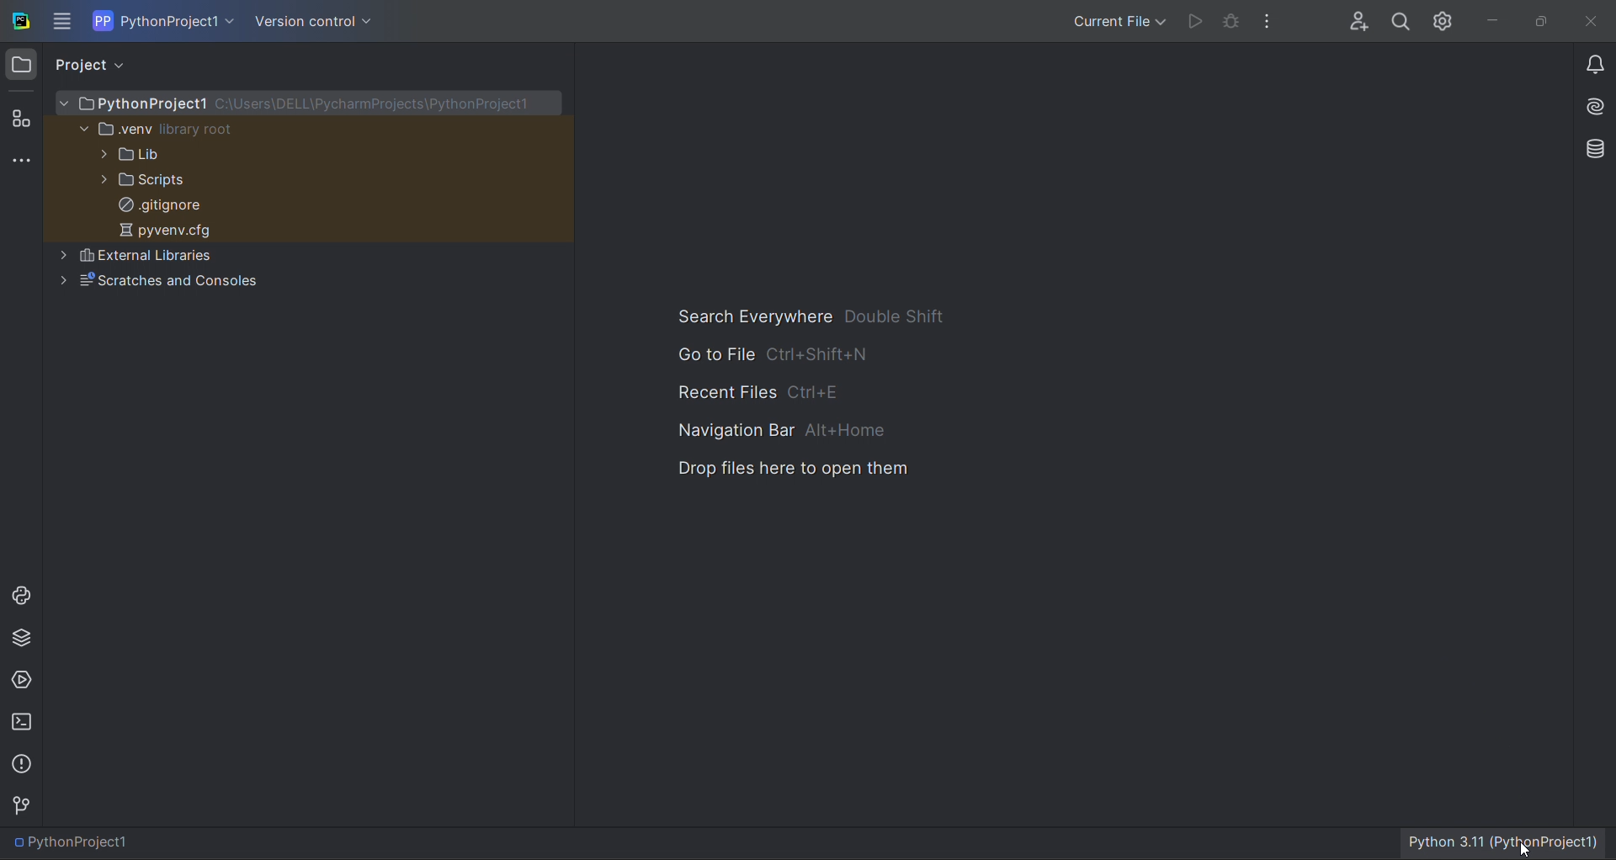 This screenshot has height=860, width=1616. Describe the element at coordinates (20, 116) in the screenshot. I see `structure` at that location.